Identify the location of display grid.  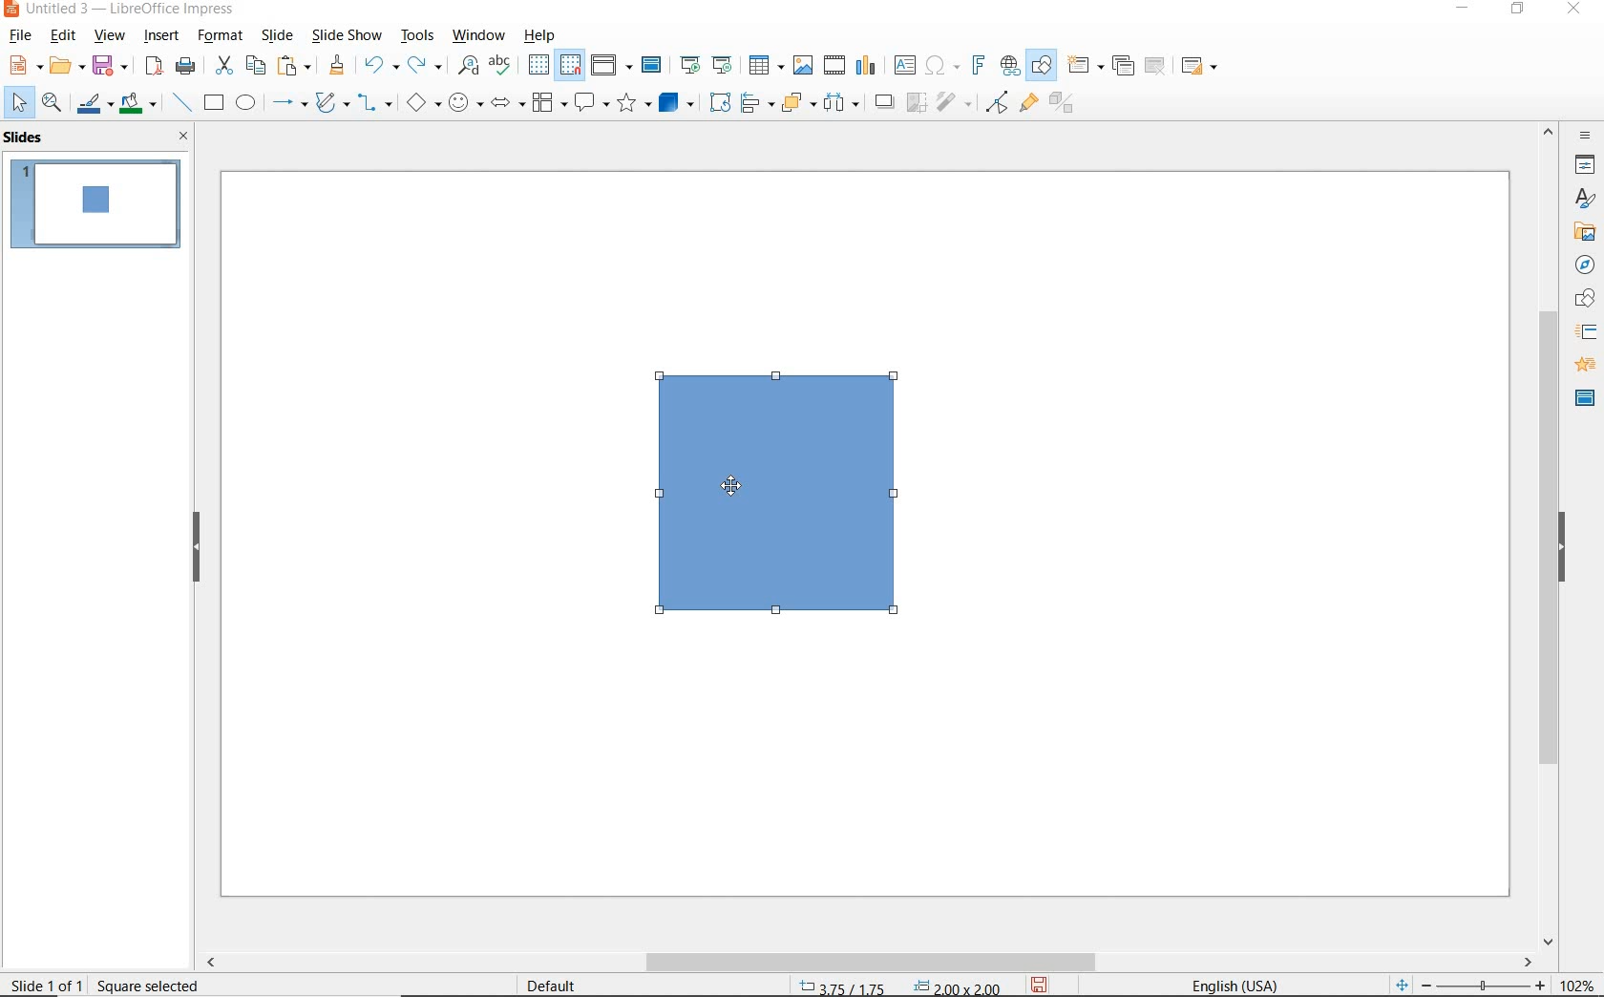
(538, 66).